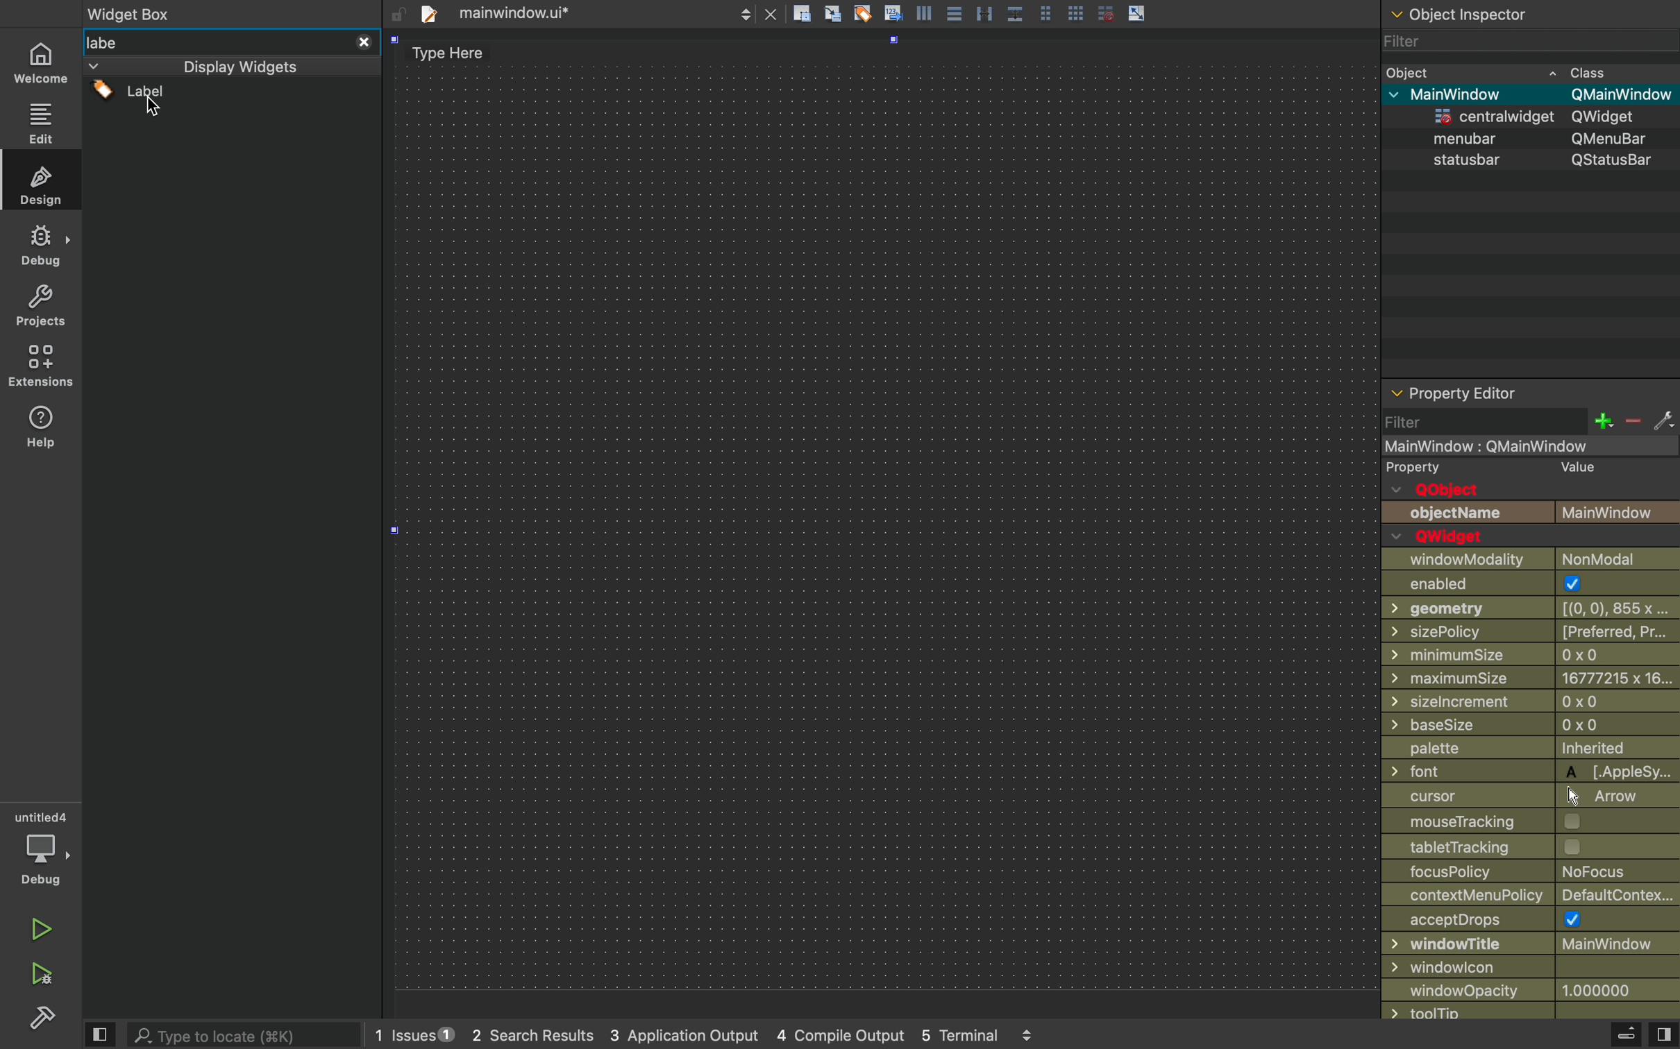  What do you see at coordinates (156, 110) in the screenshot?
I see `Cursor` at bounding box center [156, 110].